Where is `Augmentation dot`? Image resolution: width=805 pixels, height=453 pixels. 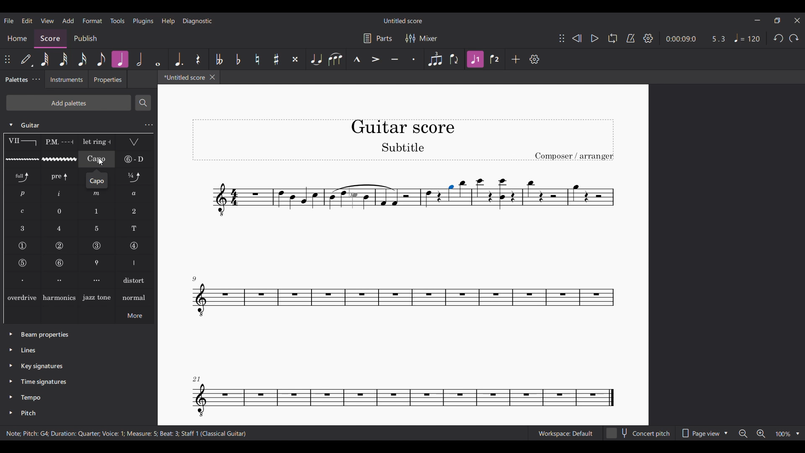 Augmentation dot is located at coordinates (178, 59).